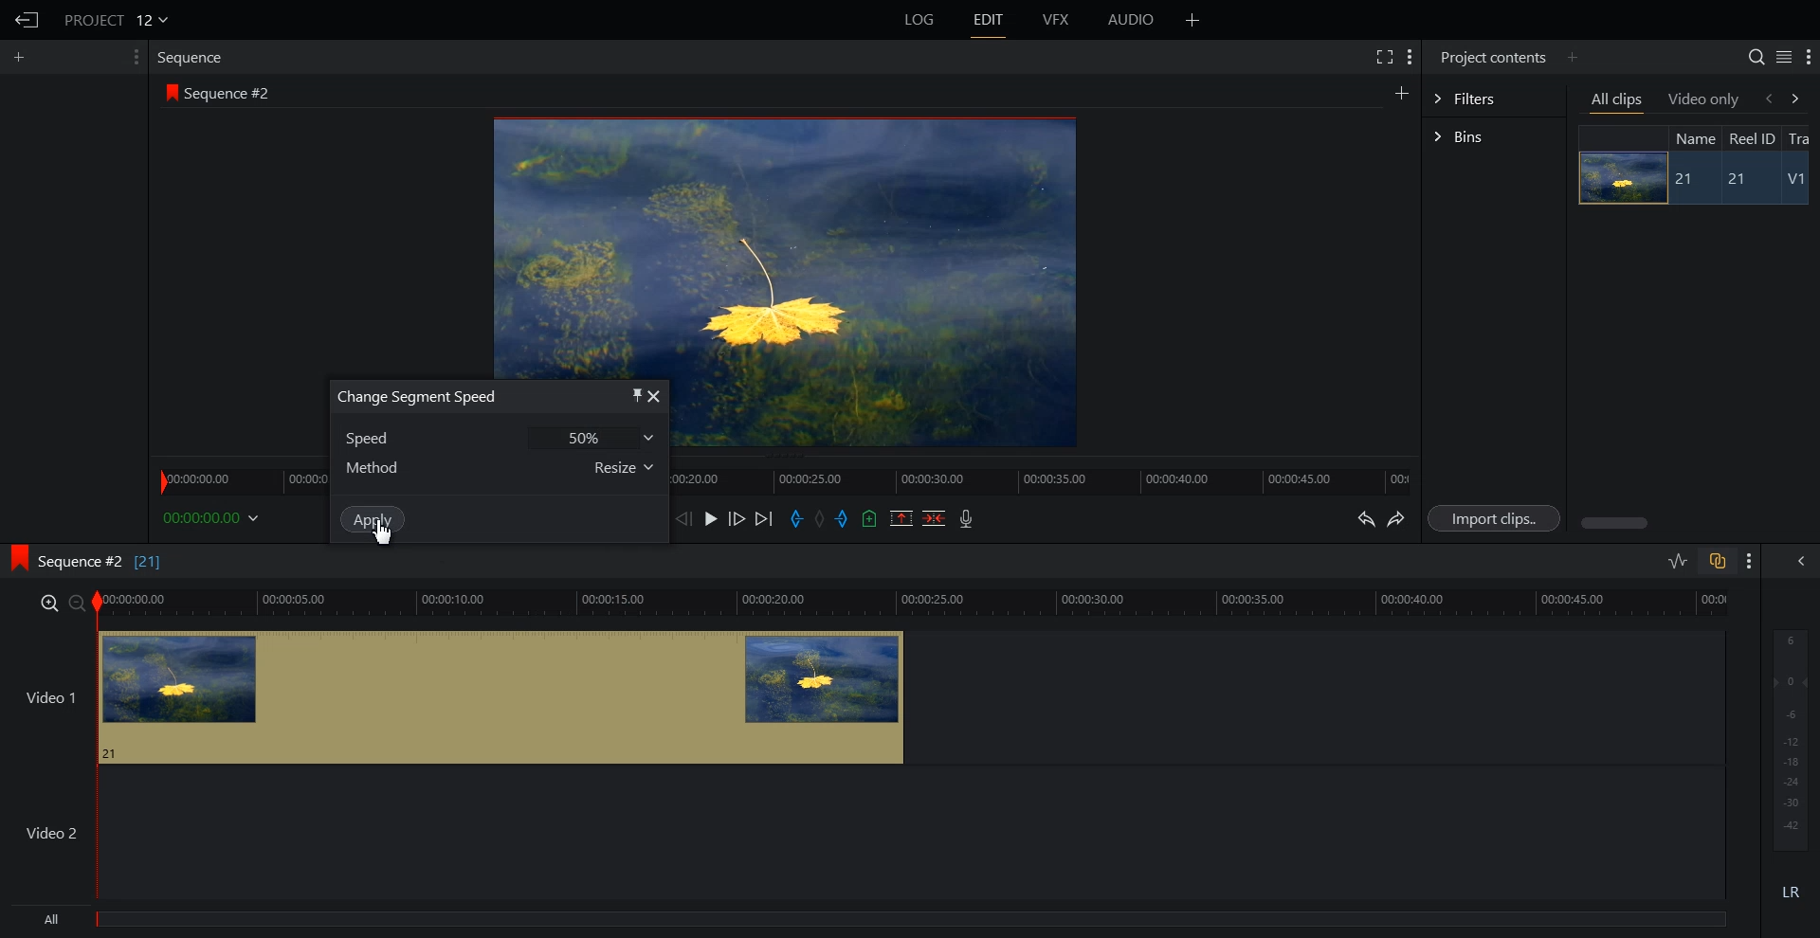 This screenshot has width=1820, height=938. I want to click on Show setting menu, so click(1809, 58).